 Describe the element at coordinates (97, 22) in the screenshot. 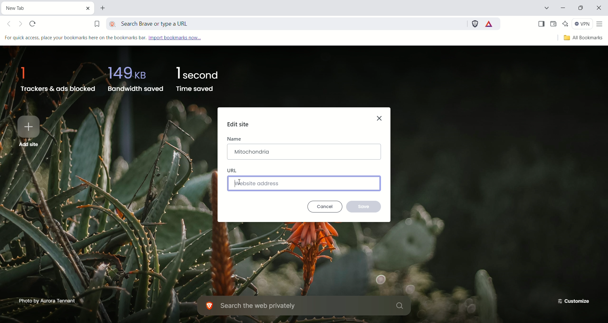

I see `bookmark` at that location.